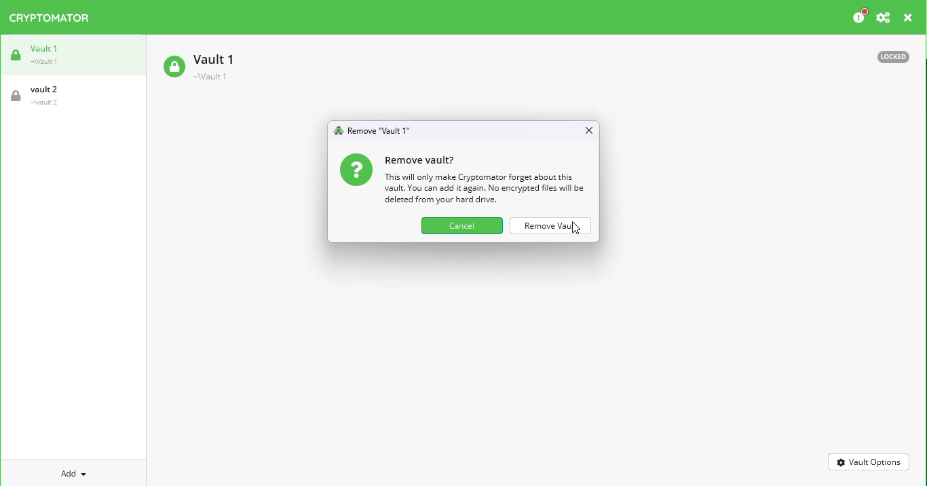 The width and height of the screenshot is (927, 486). Describe the element at coordinates (552, 225) in the screenshot. I see `remove vault` at that location.